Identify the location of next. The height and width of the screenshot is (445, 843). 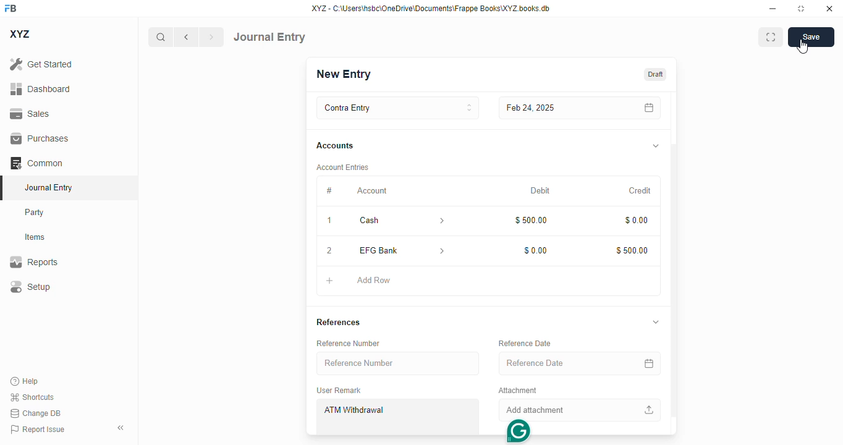
(212, 37).